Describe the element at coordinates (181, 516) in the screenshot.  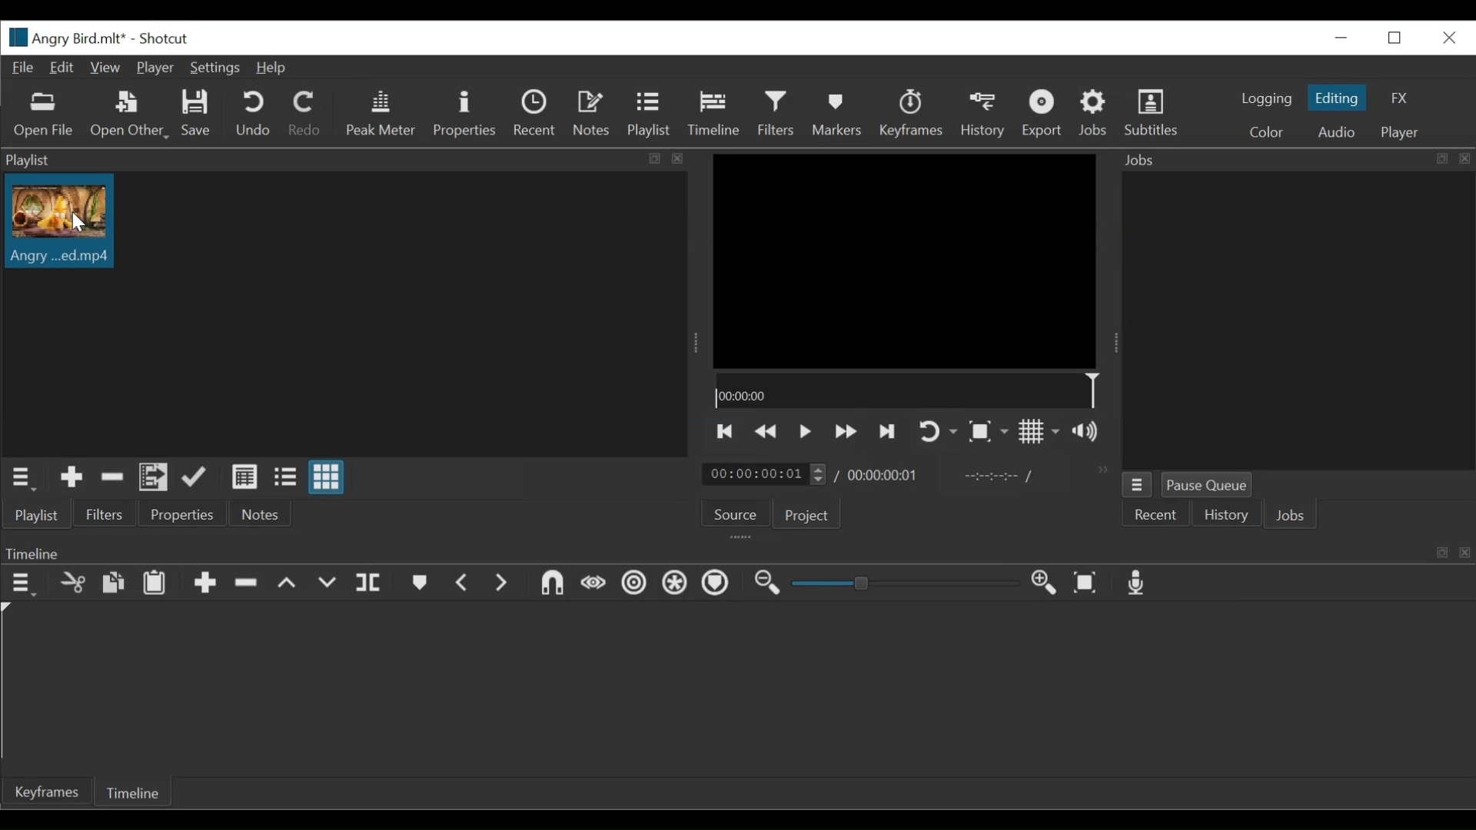
I see `Properties` at that location.